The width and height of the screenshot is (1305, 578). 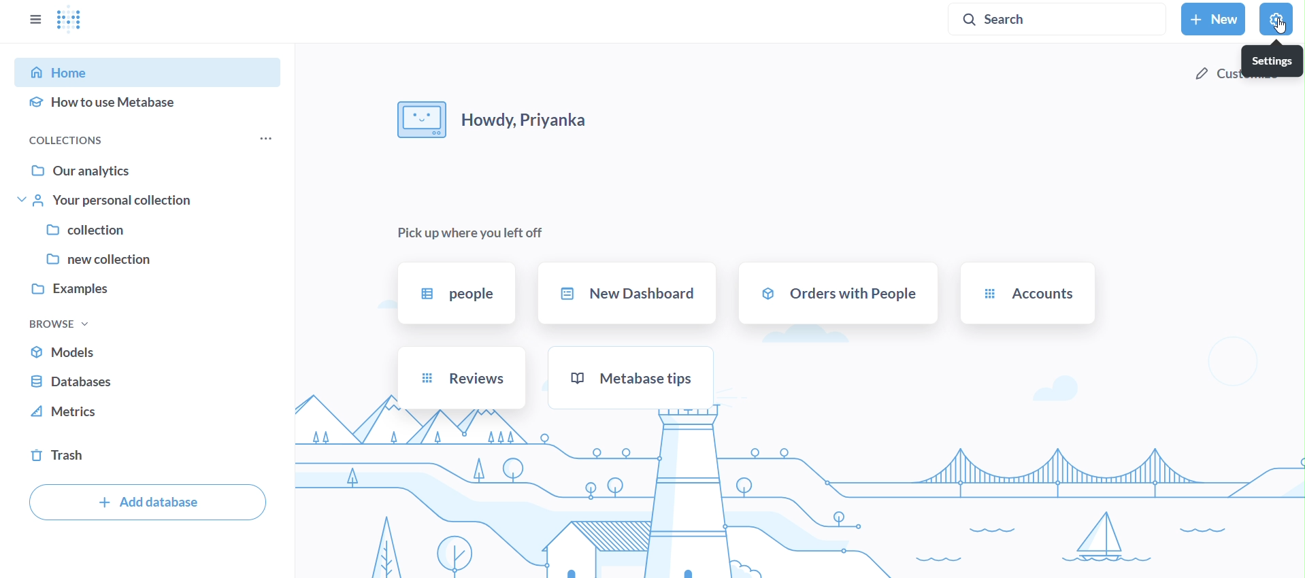 I want to click on pickup where you left off, so click(x=465, y=233).